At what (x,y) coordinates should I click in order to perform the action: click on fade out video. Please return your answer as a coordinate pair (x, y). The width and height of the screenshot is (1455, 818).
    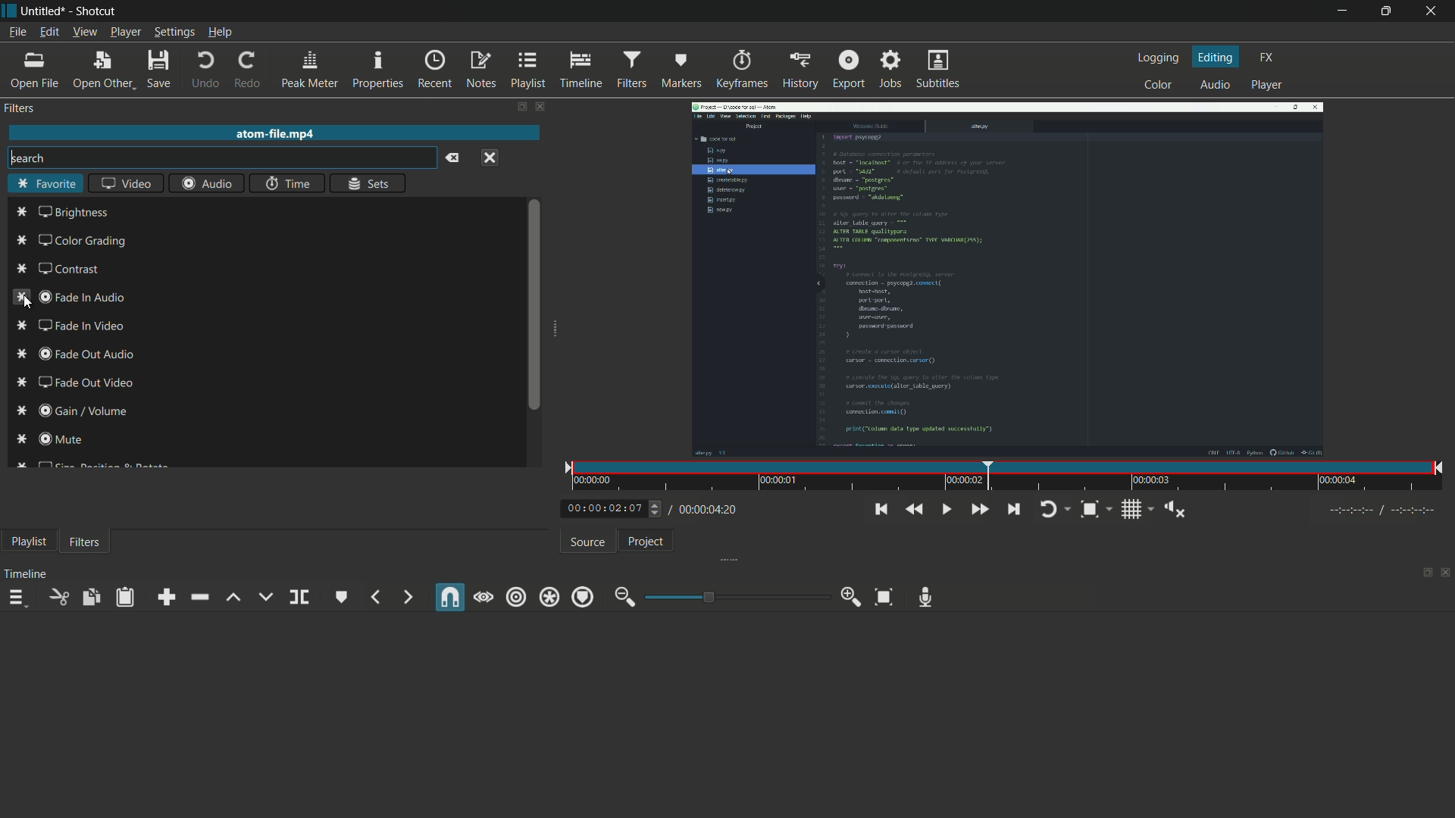
    Looking at the image, I should click on (85, 382).